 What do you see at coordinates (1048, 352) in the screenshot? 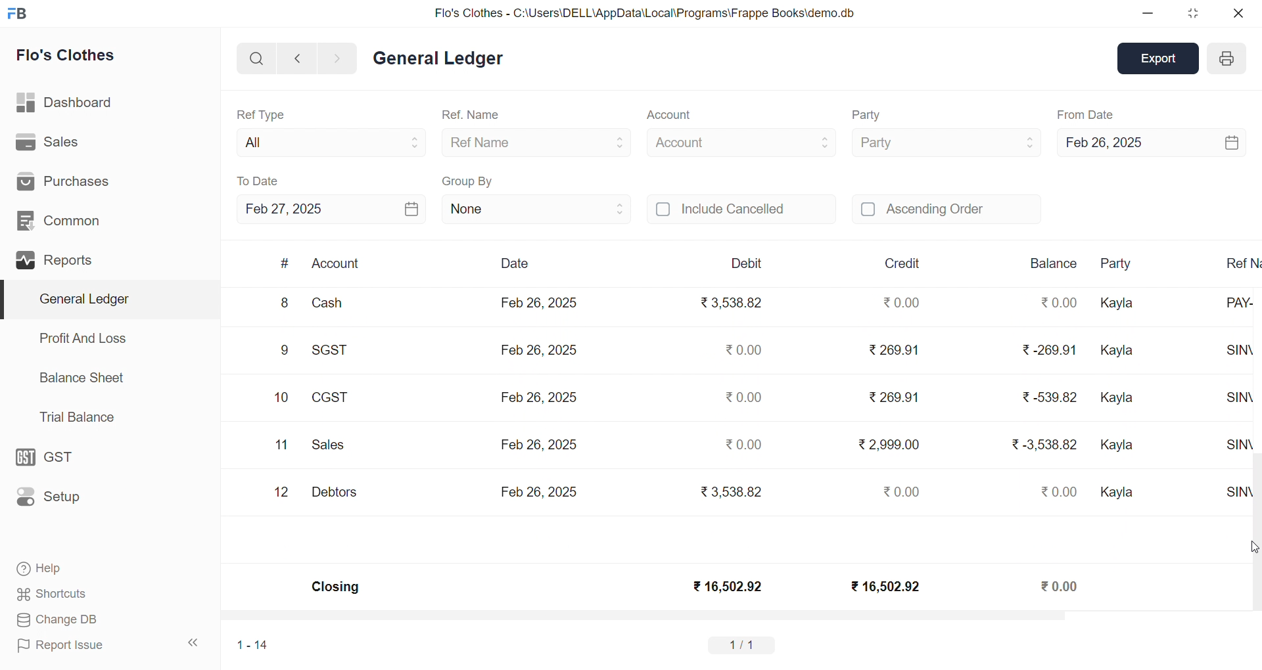
I see `₹ -261.91` at bounding box center [1048, 352].